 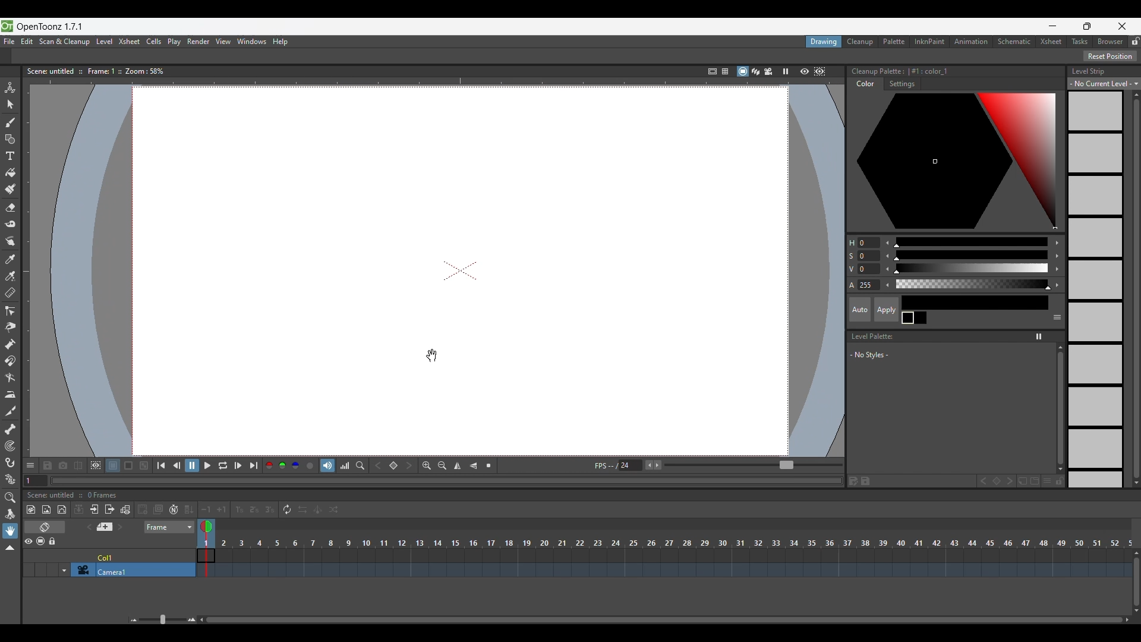 What do you see at coordinates (65, 42) in the screenshot?
I see `Scan and cleanup` at bounding box center [65, 42].